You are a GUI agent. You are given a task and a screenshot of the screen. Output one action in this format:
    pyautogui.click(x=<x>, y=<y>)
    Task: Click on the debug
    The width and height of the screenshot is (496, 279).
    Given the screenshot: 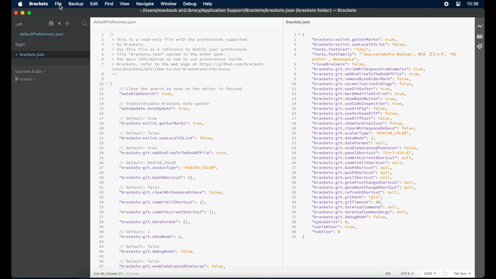 What is the action you would take?
    pyautogui.click(x=190, y=4)
    